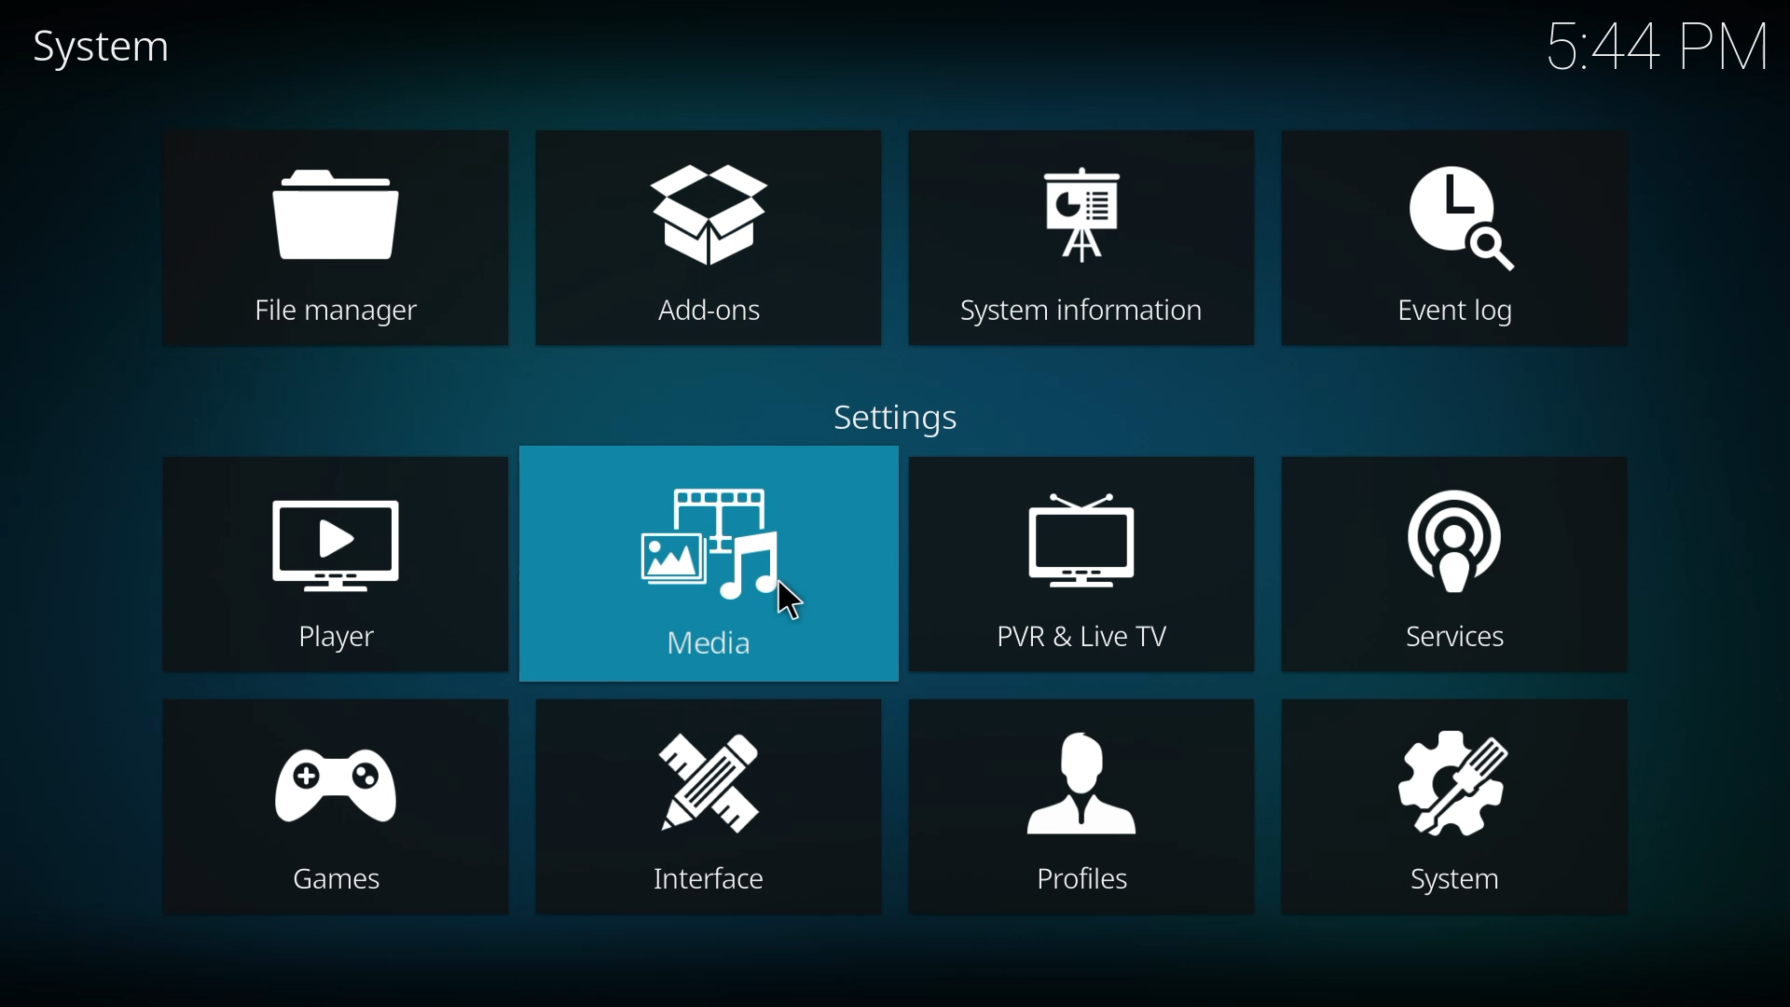 The width and height of the screenshot is (1790, 1007). I want to click on system information, so click(1080, 203).